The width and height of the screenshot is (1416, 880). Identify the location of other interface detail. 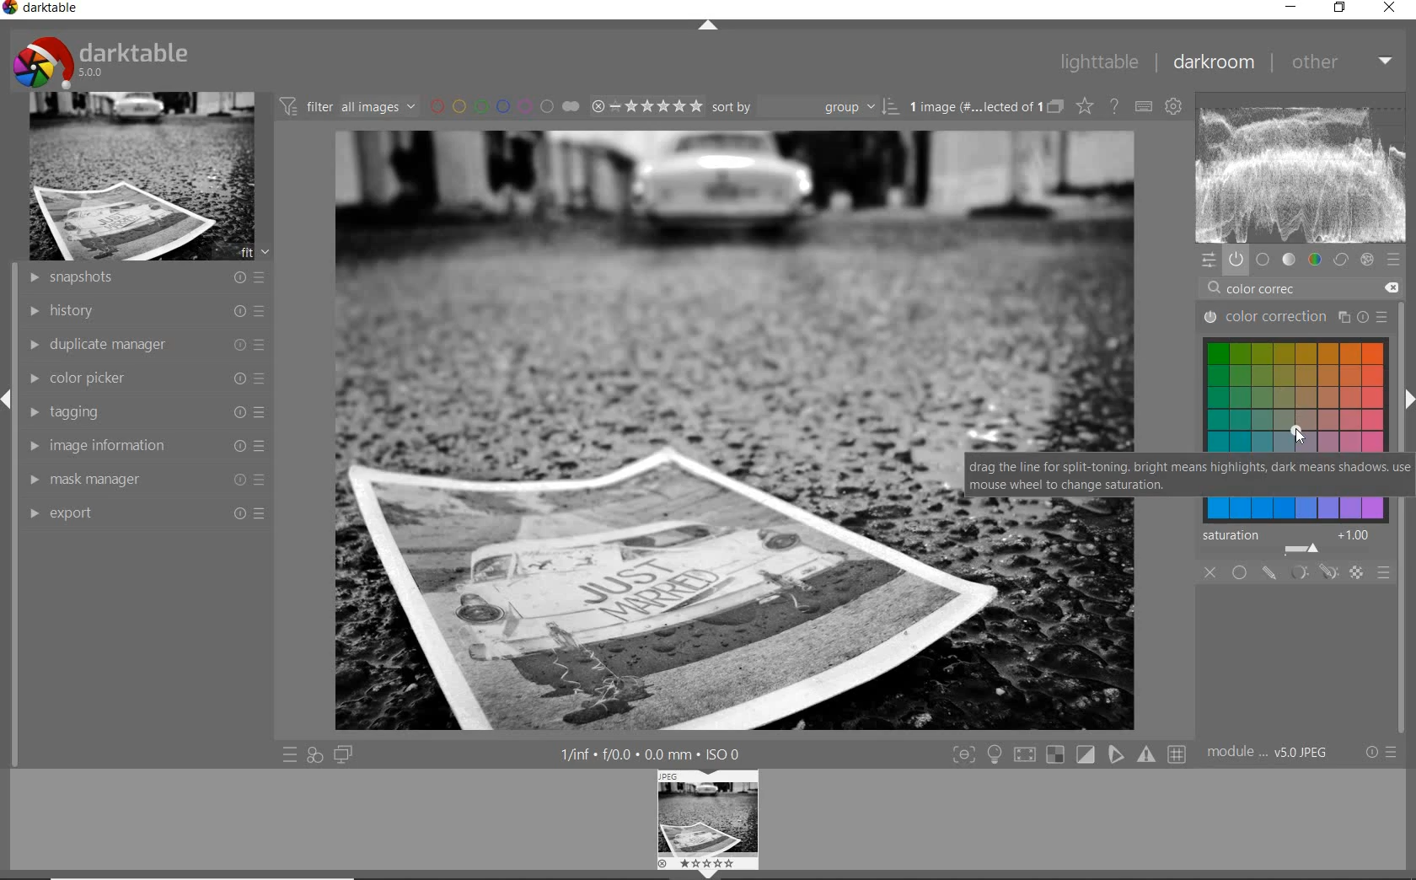
(651, 754).